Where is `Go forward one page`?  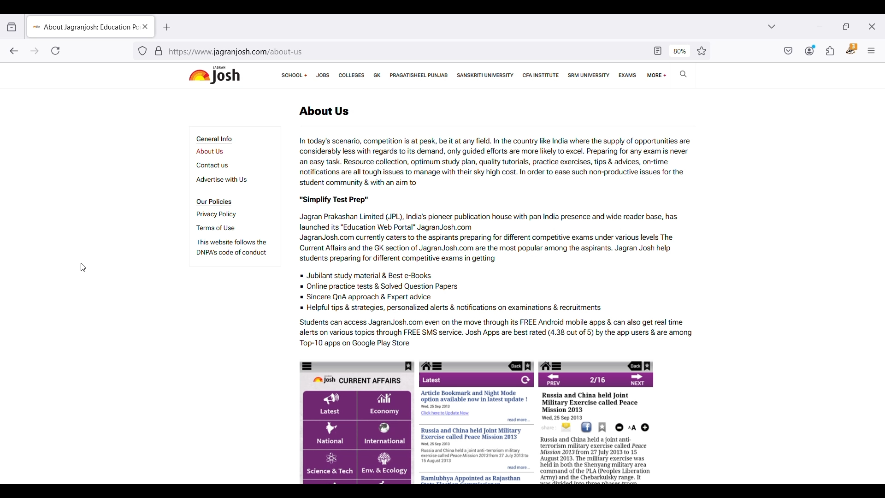
Go forward one page is located at coordinates (35, 51).